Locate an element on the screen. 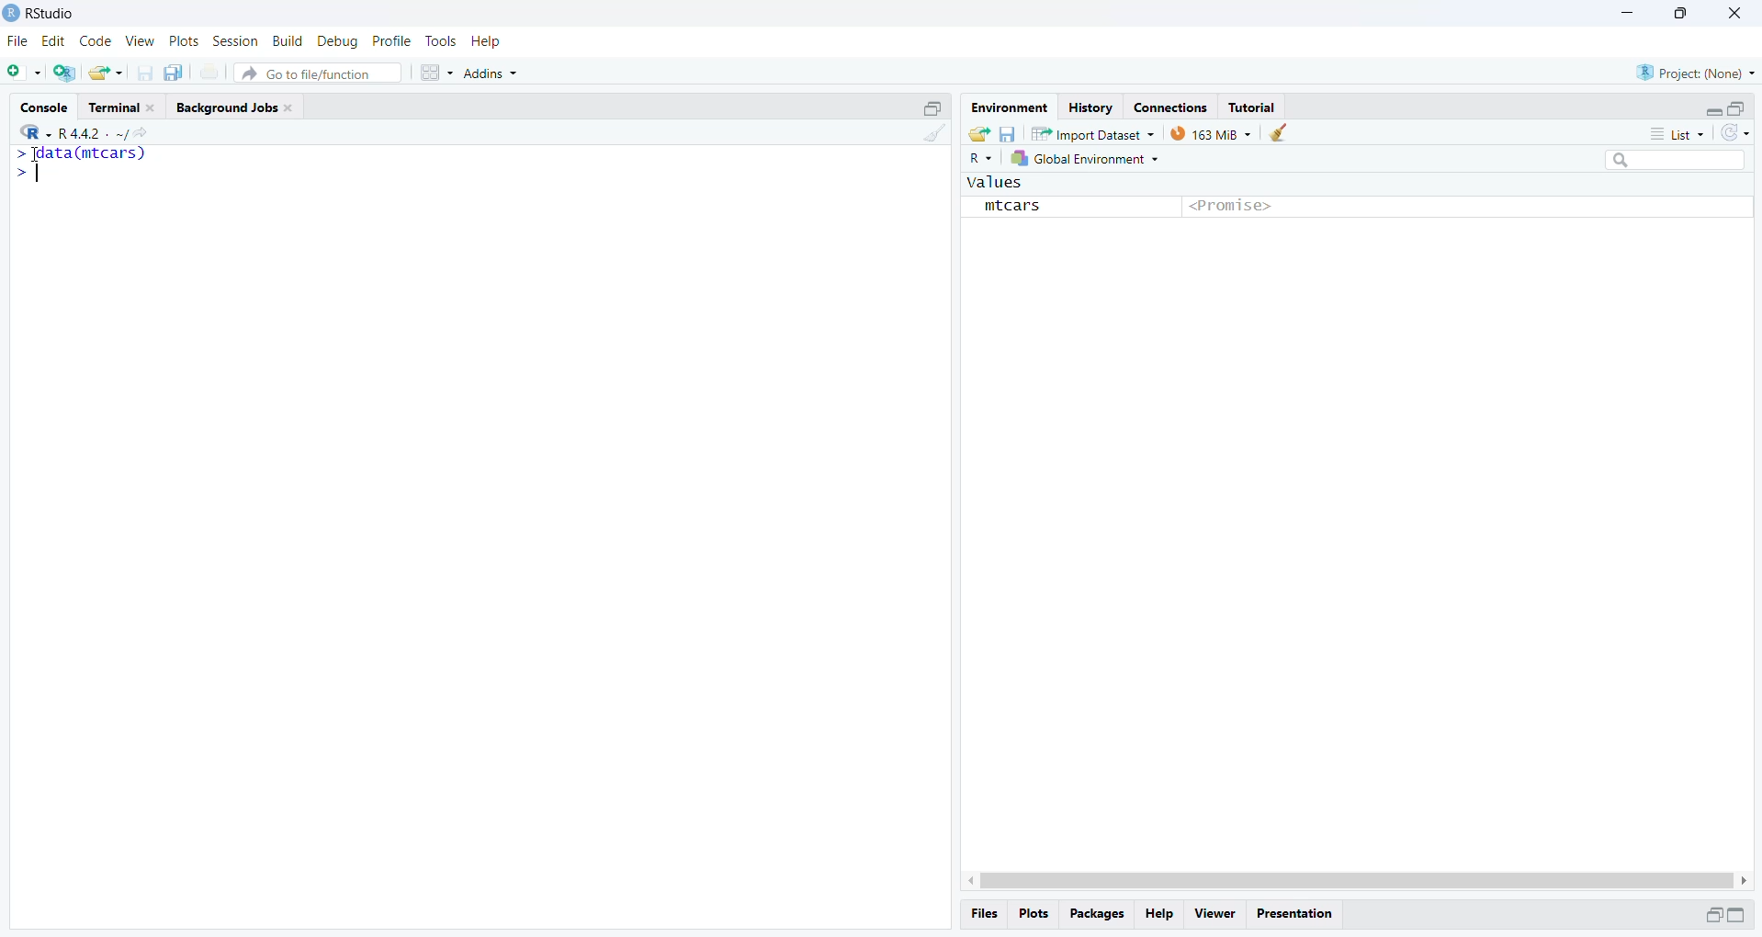 The height and width of the screenshot is (937, 1762). viewer is located at coordinates (1217, 914).